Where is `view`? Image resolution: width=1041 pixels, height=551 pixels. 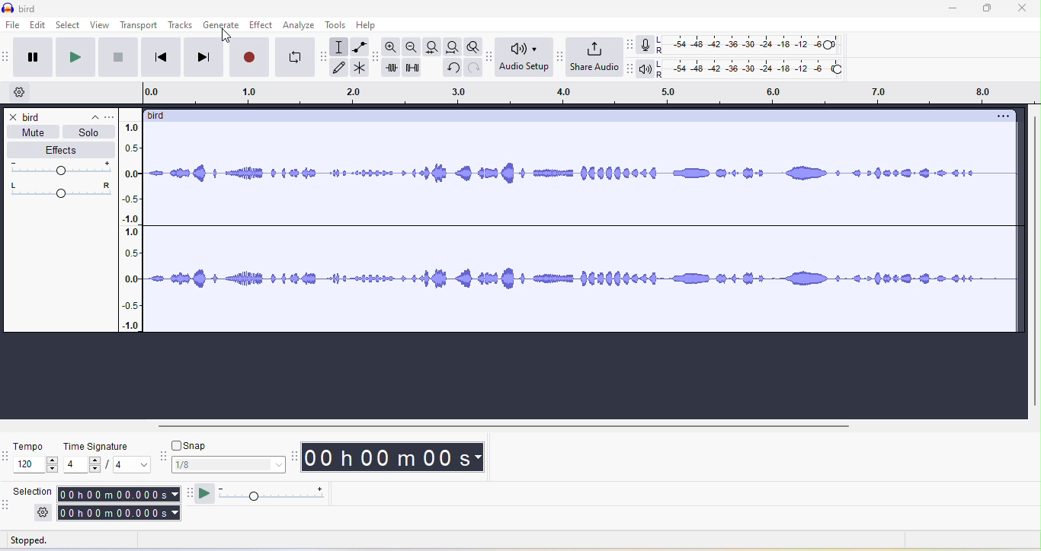
view is located at coordinates (101, 27).